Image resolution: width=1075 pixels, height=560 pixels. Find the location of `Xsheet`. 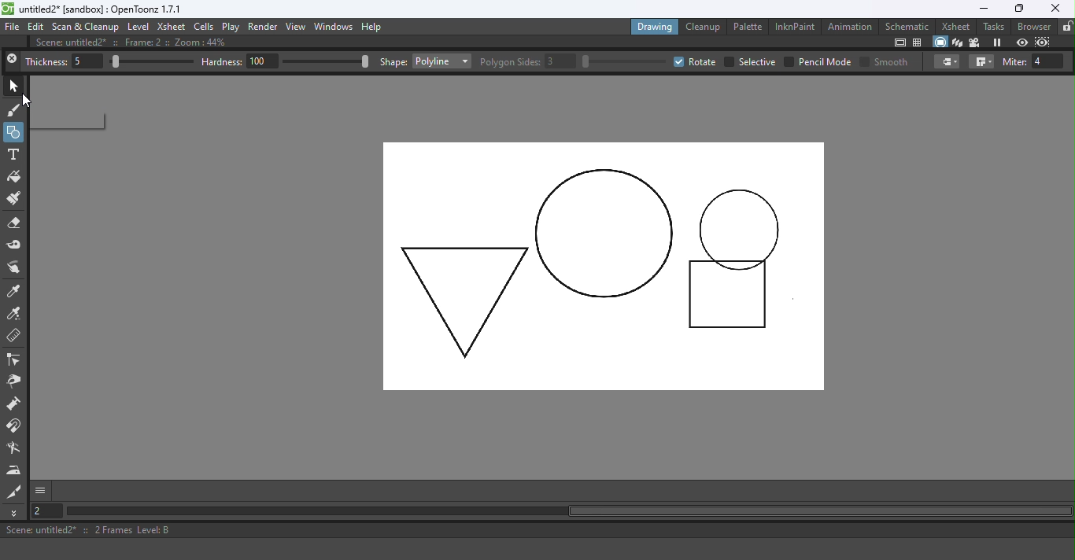

Xsheet is located at coordinates (955, 26).